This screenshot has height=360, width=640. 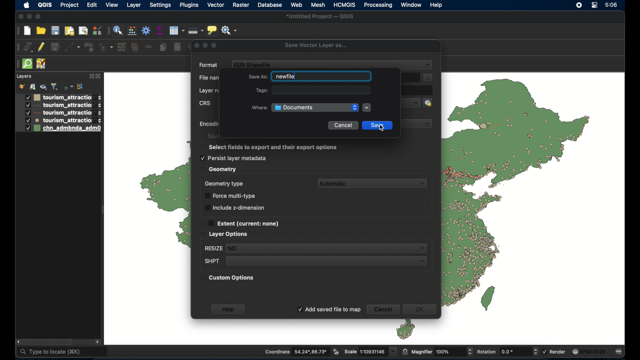 What do you see at coordinates (329, 310) in the screenshot?
I see `add saved file to map` at bounding box center [329, 310].